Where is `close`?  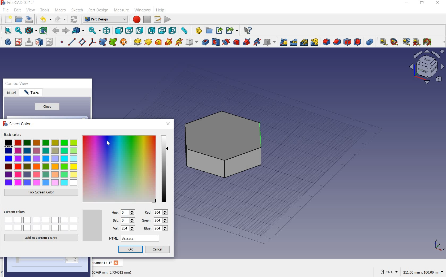
close is located at coordinates (47, 107).